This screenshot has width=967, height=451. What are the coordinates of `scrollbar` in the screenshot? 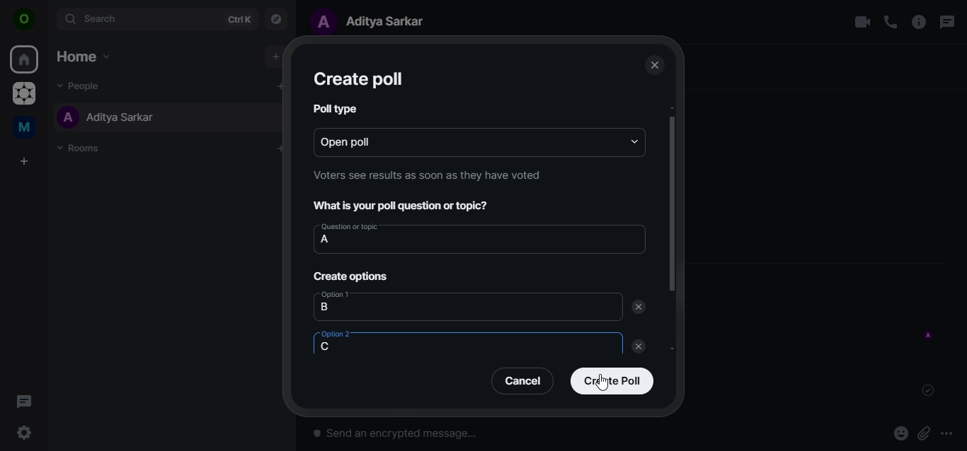 It's located at (670, 199).